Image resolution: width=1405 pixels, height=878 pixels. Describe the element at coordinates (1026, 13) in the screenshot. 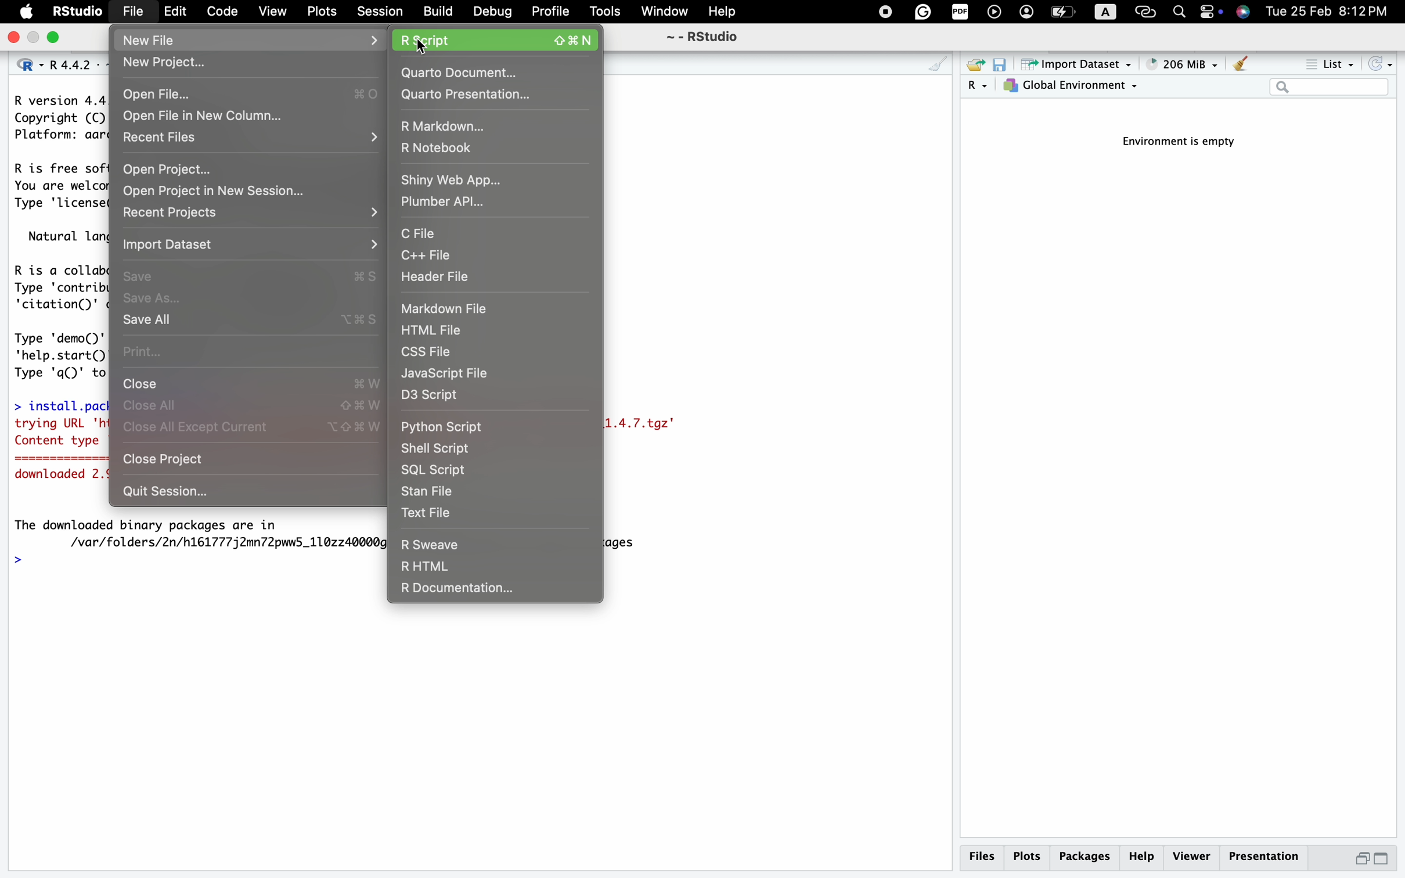

I see `account` at that location.